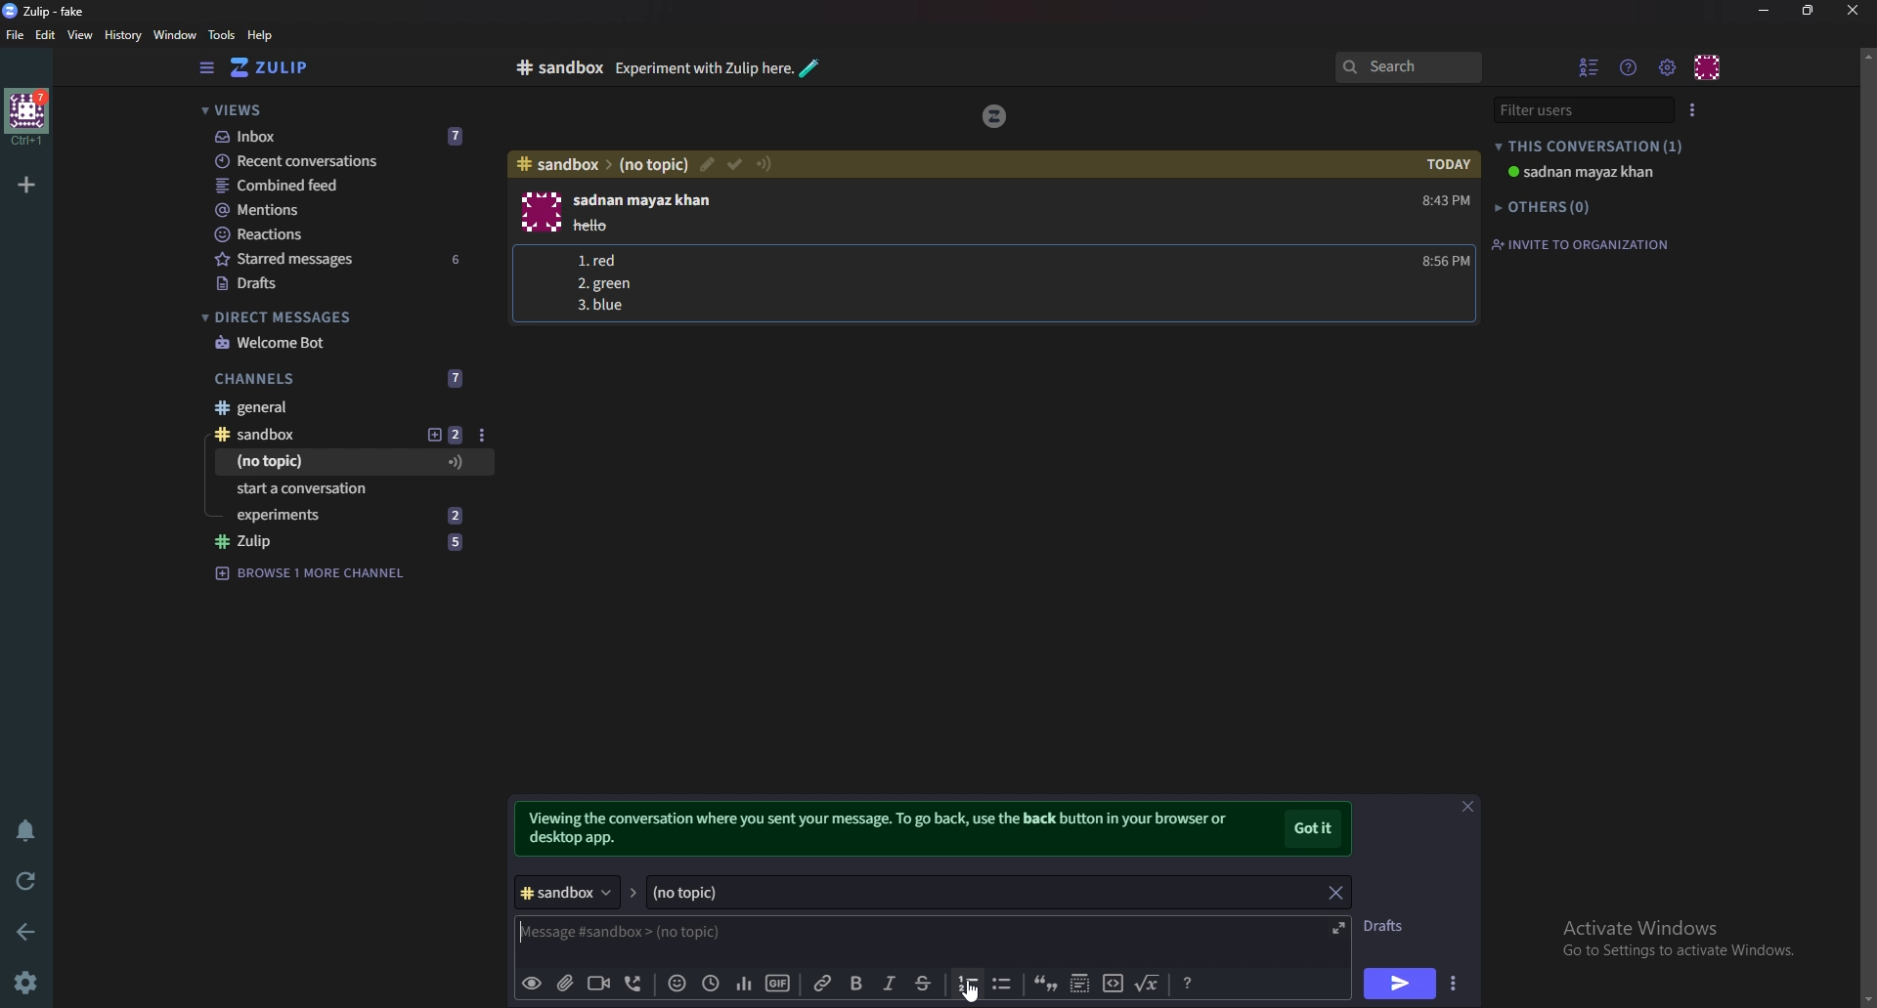 The width and height of the screenshot is (1877, 1008). Describe the element at coordinates (347, 186) in the screenshot. I see `Combine feed` at that location.